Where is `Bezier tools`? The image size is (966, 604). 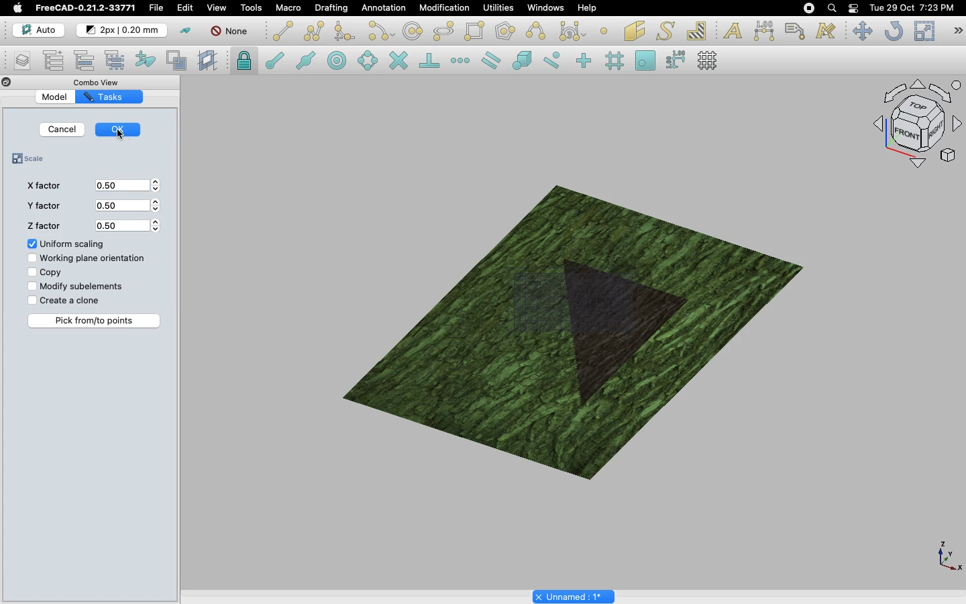
Bezier tools is located at coordinates (574, 31).